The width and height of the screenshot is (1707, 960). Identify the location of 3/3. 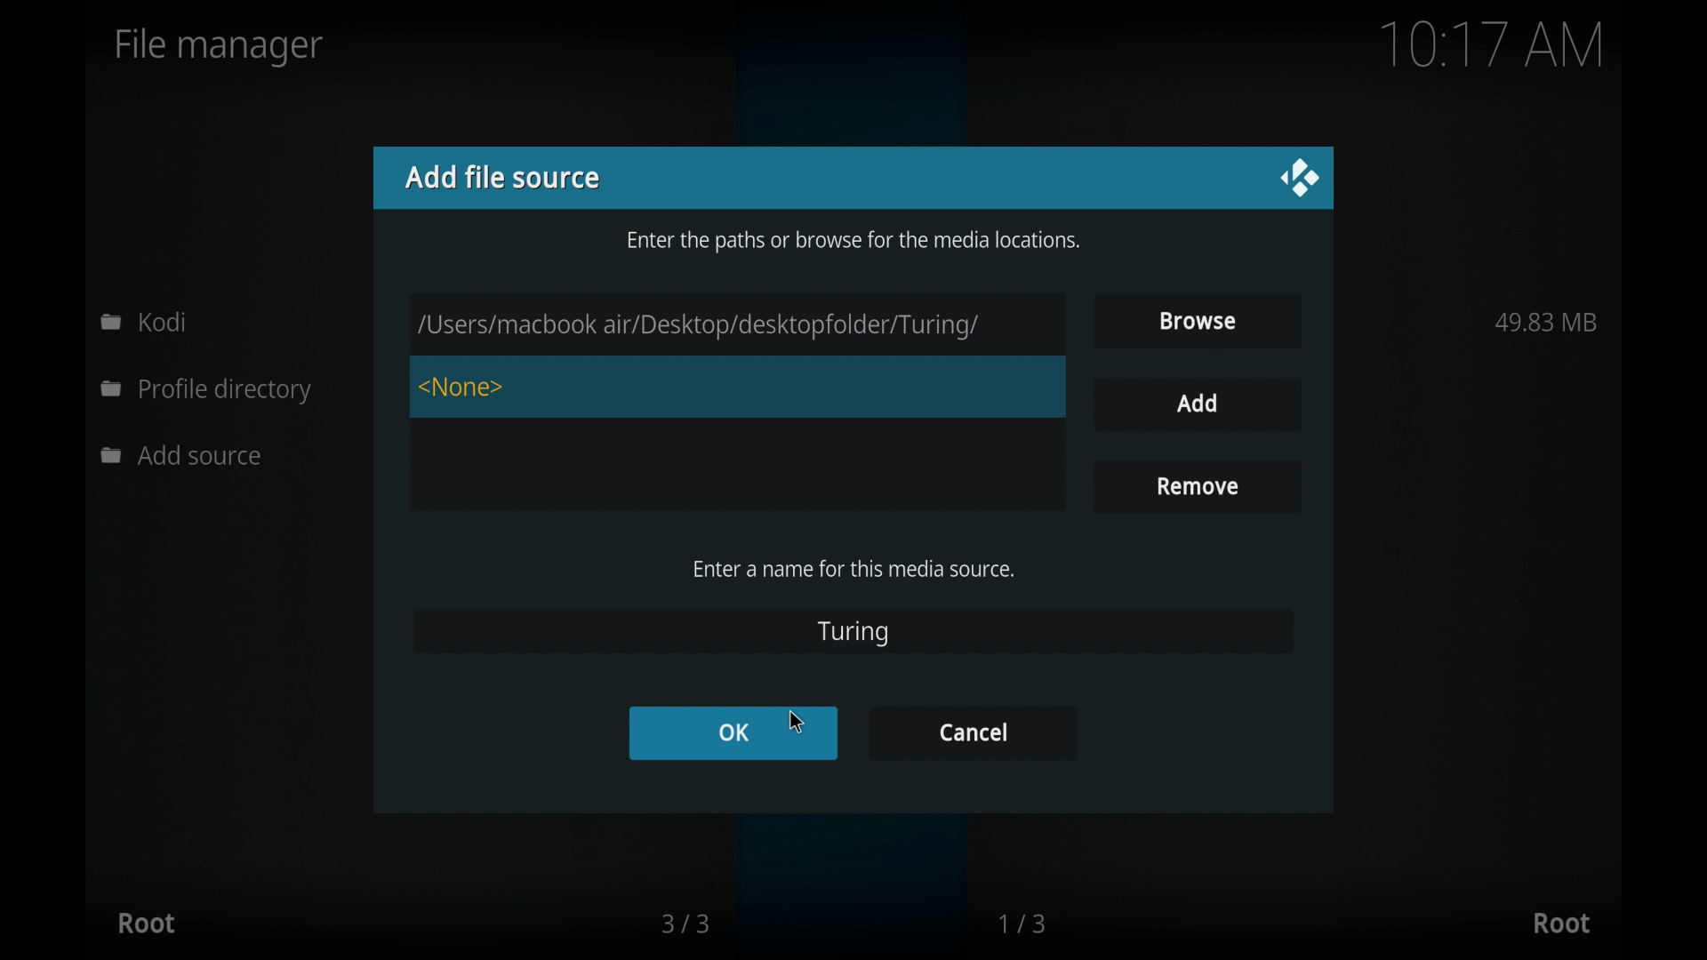
(684, 924).